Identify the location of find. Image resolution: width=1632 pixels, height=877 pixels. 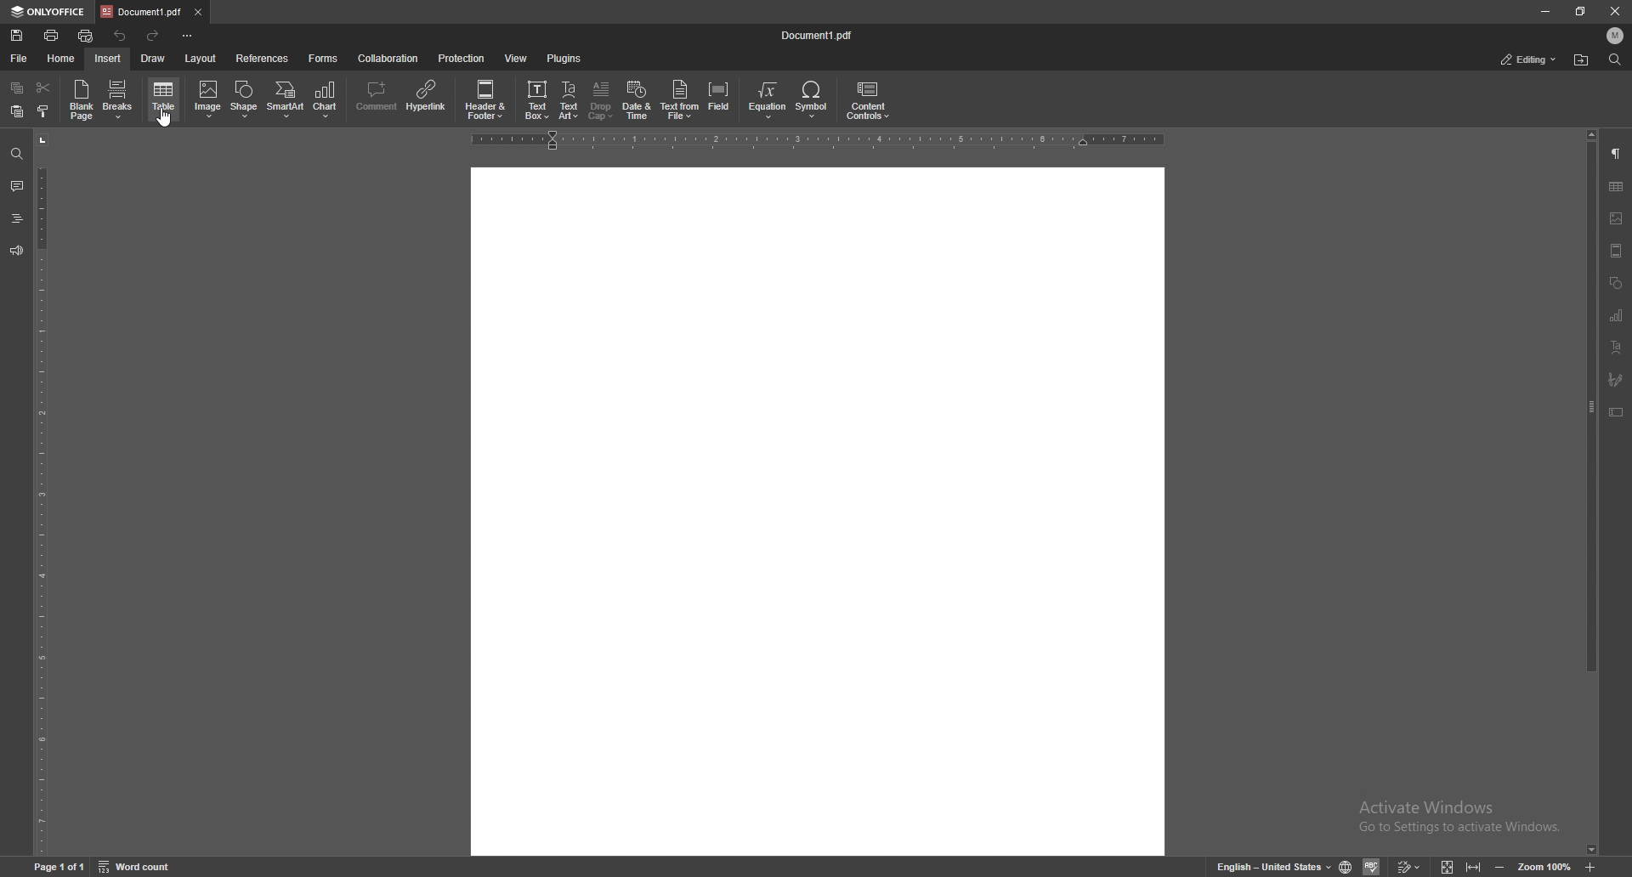
(16, 152).